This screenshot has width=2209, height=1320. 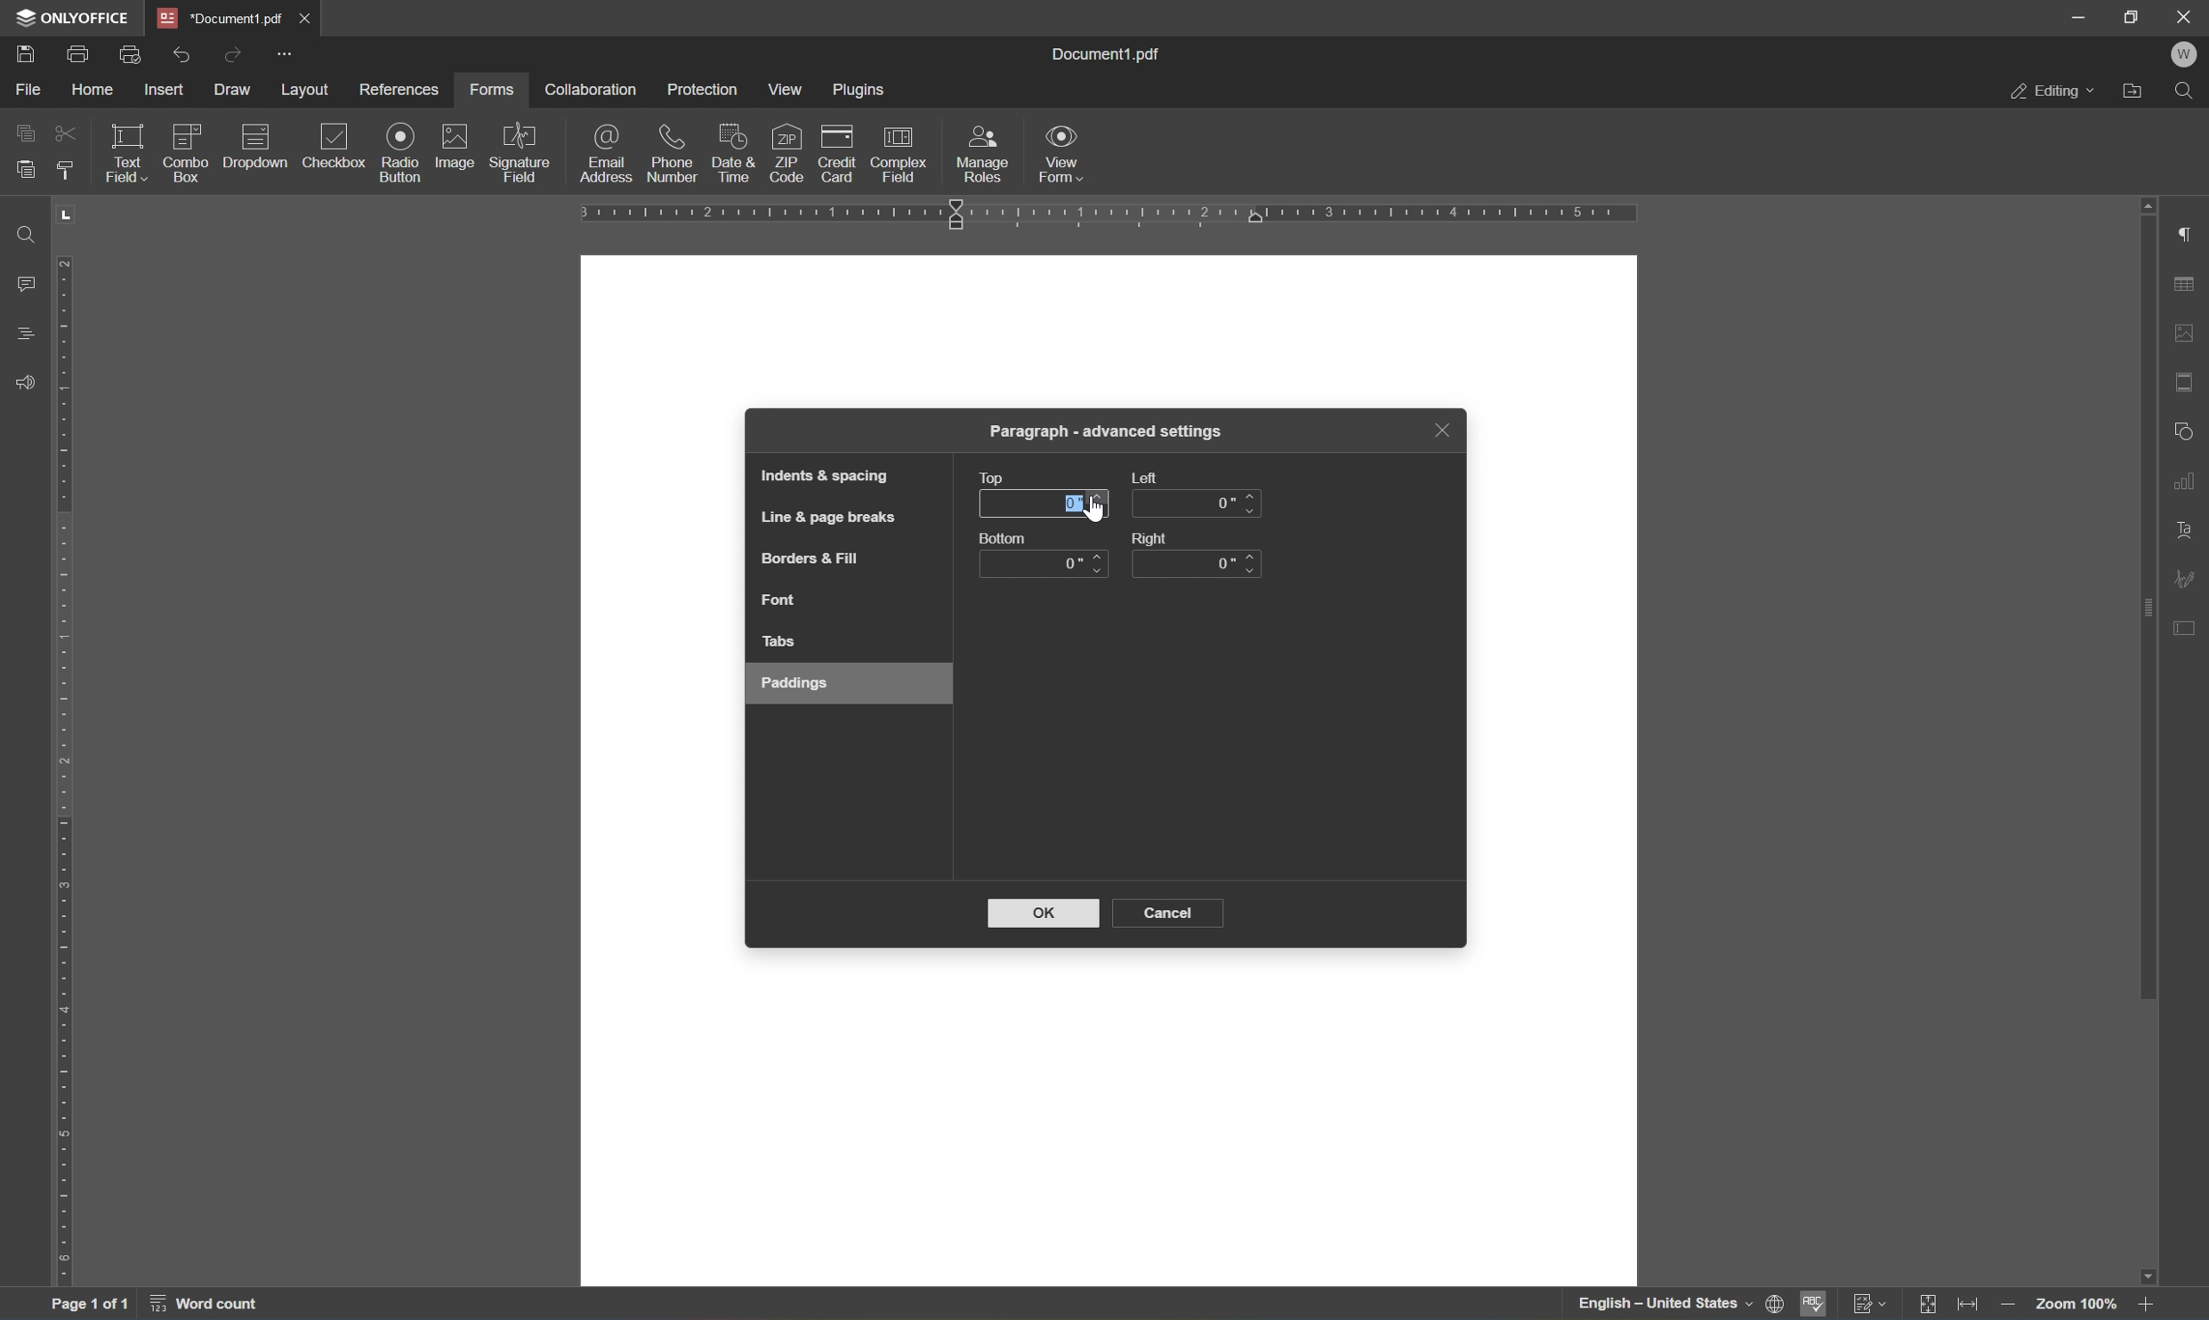 What do you see at coordinates (2133, 18) in the screenshot?
I see `restore down` at bounding box center [2133, 18].